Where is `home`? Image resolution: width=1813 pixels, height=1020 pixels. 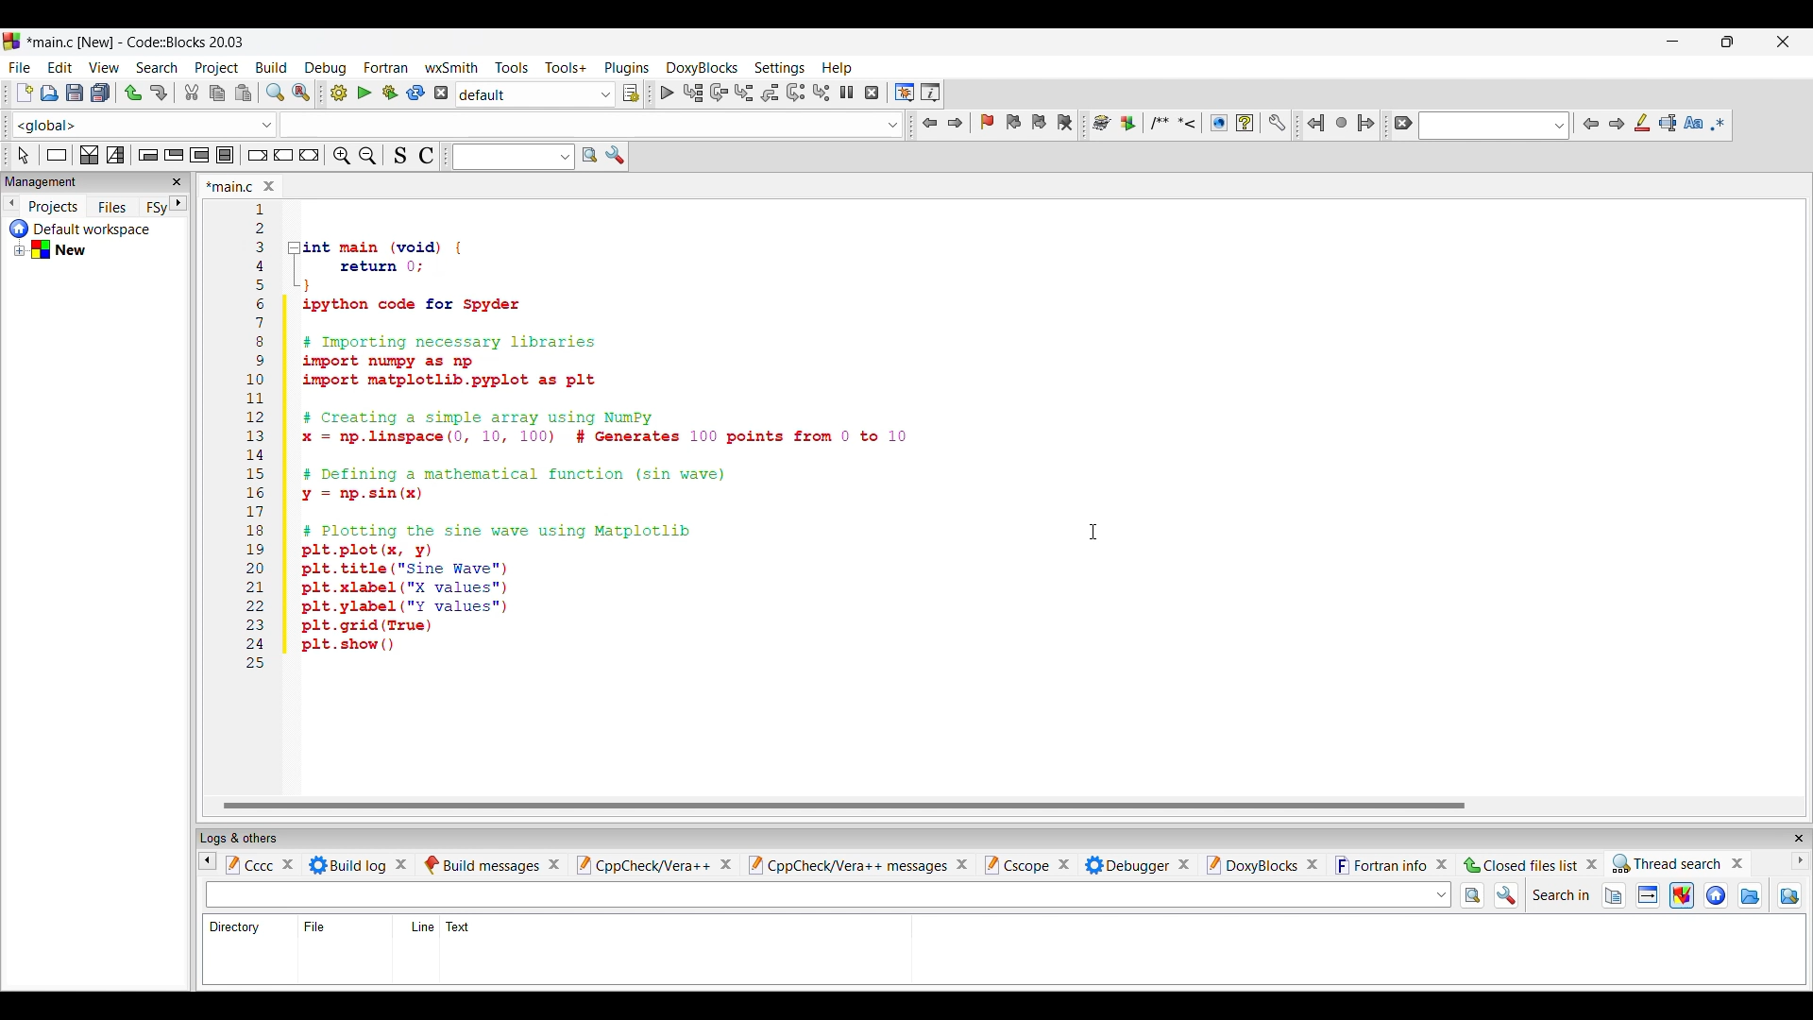 home is located at coordinates (1718, 898).